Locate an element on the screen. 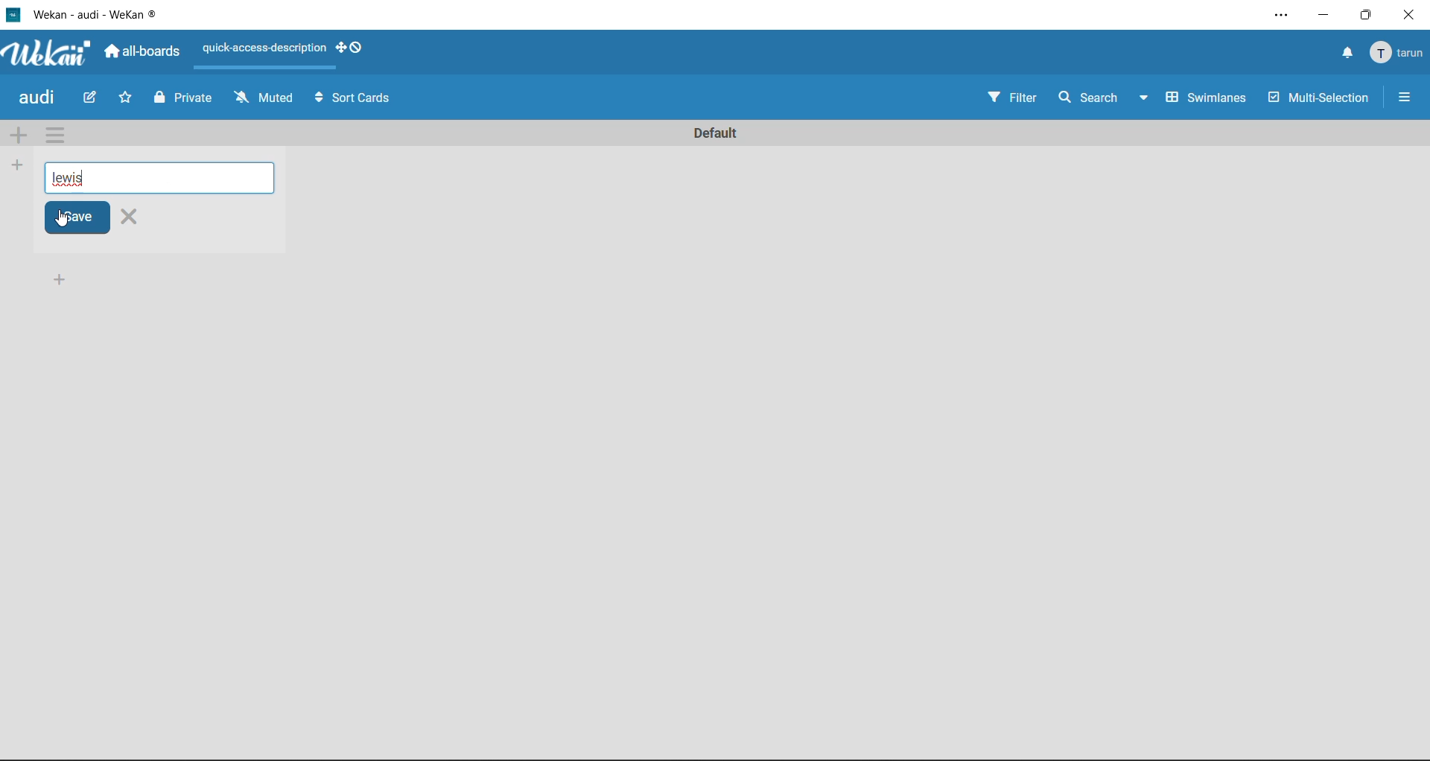  Multi-selection is located at coordinates (1321, 101).